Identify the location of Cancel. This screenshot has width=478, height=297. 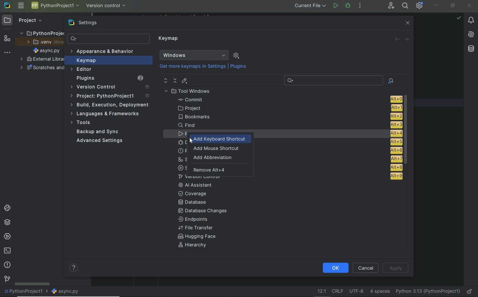
(366, 268).